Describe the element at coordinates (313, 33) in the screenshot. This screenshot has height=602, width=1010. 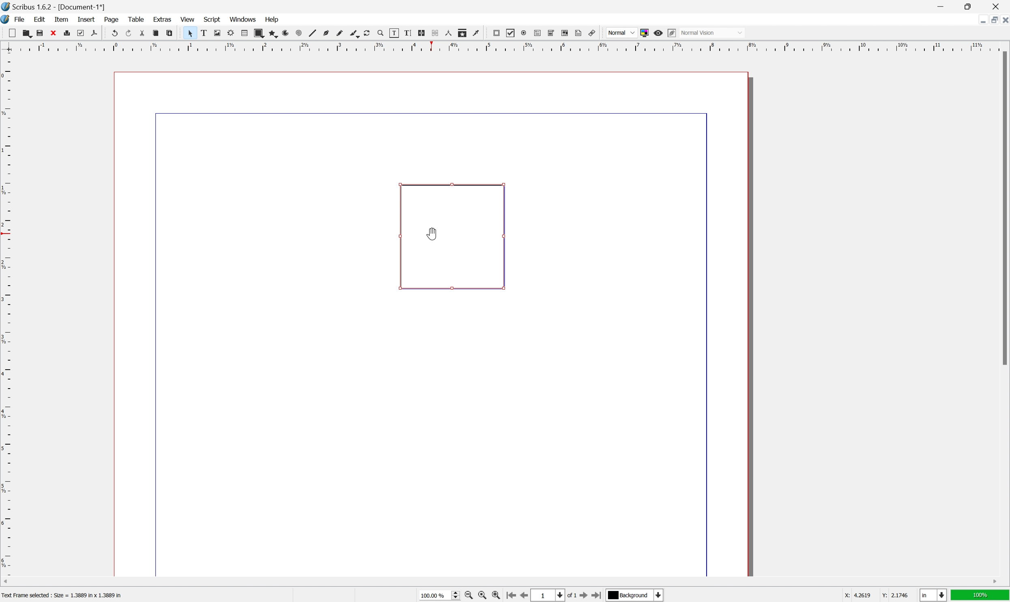
I see `line` at that location.